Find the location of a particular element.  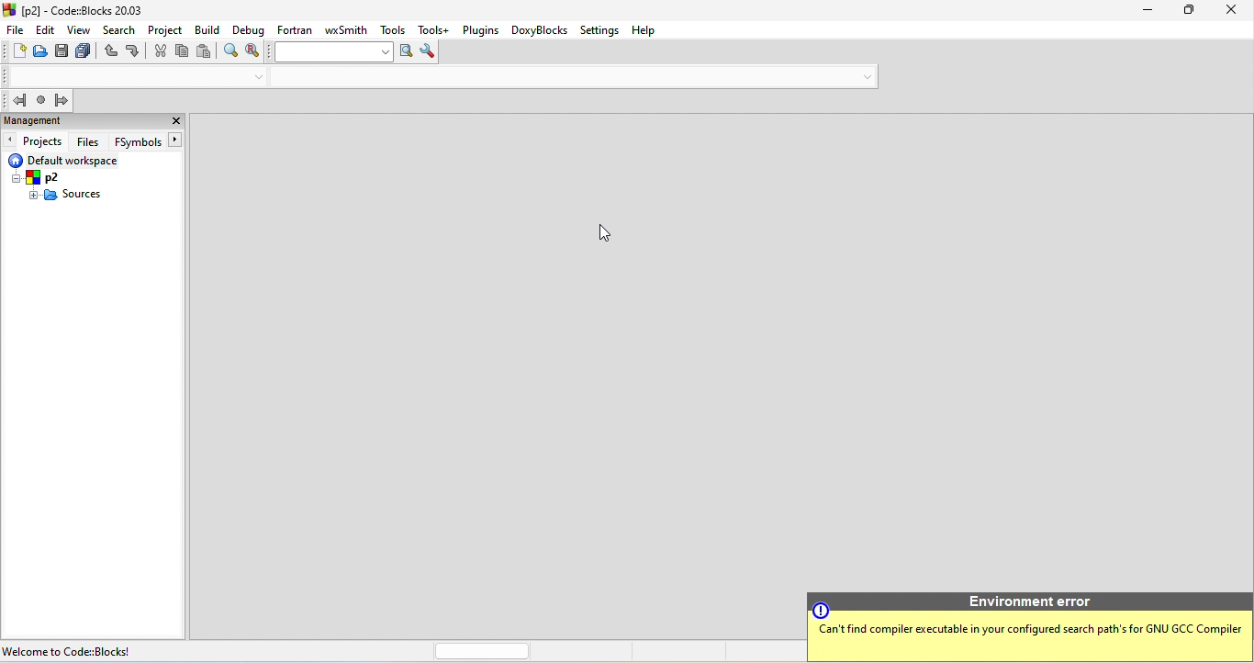

sources is located at coordinates (64, 194).